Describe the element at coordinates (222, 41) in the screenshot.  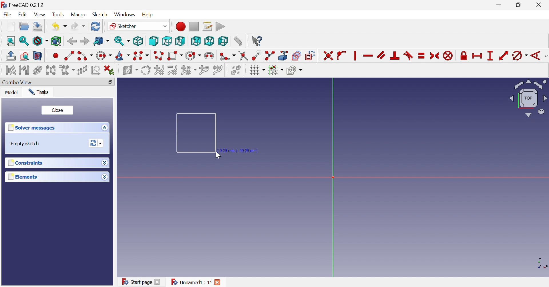
I see `Left` at that location.